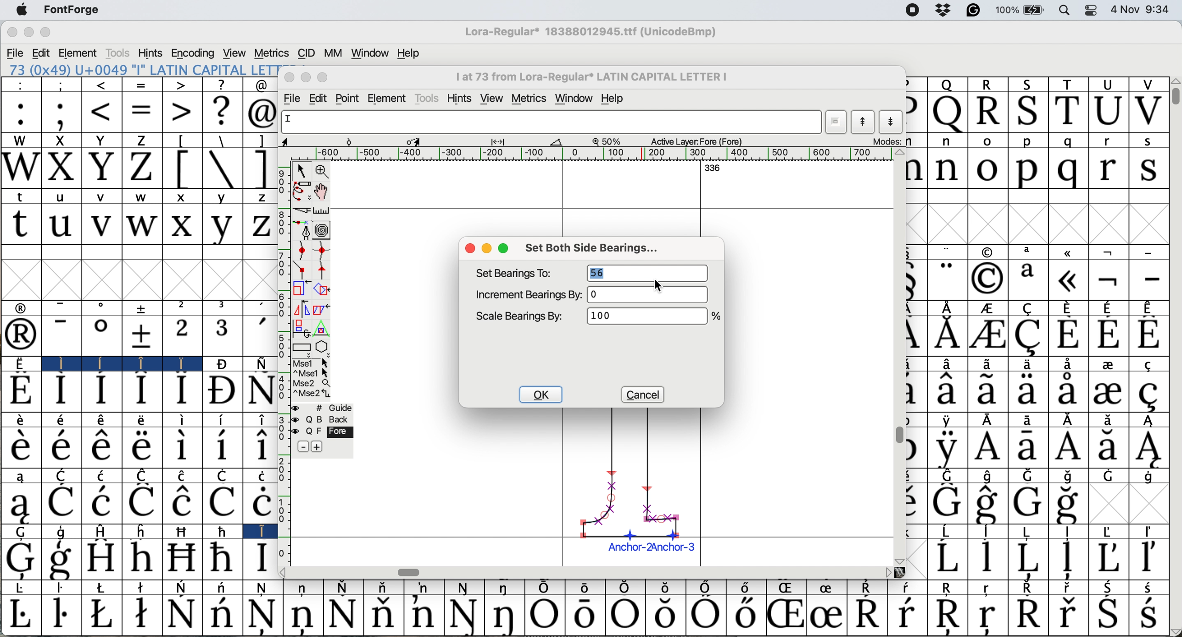 The image size is (1182, 637). What do you see at coordinates (101, 447) in the screenshot?
I see `Symbol` at bounding box center [101, 447].